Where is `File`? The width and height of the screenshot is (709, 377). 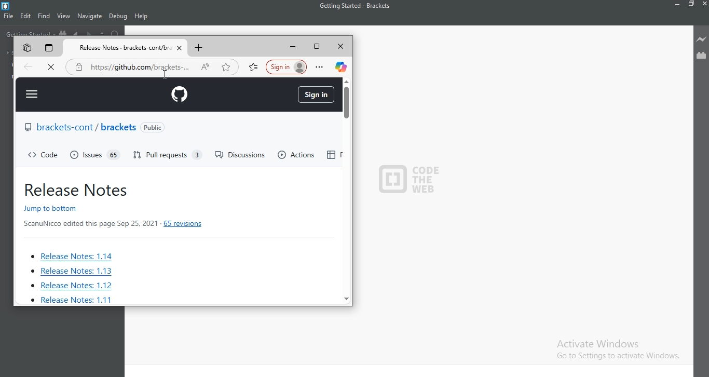
File is located at coordinates (8, 17).